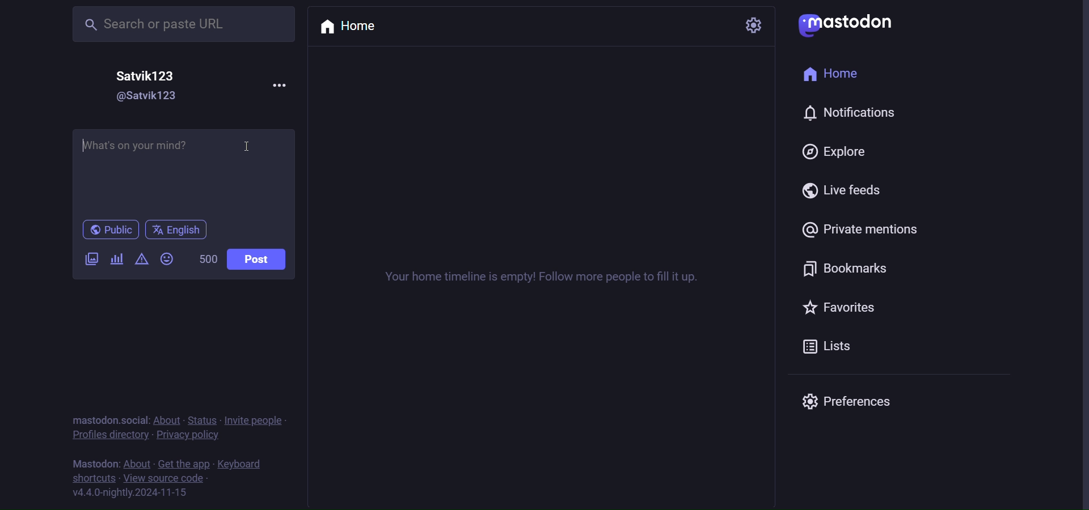  Describe the element at coordinates (837, 349) in the screenshot. I see `lists` at that location.